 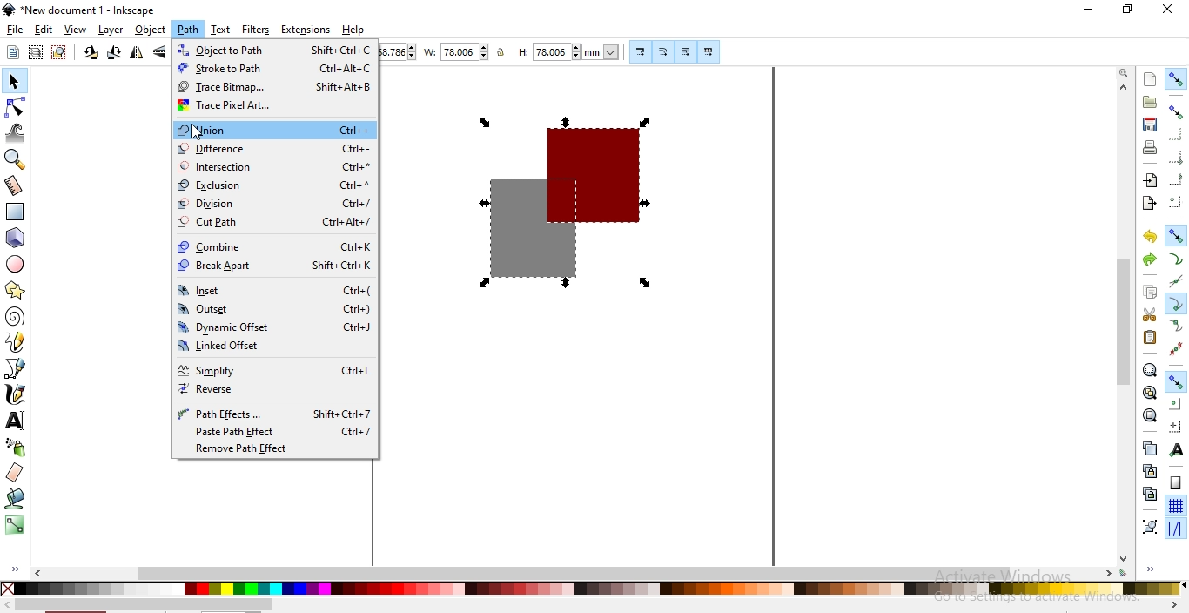 I want to click on create spiral, so click(x=14, y=315).